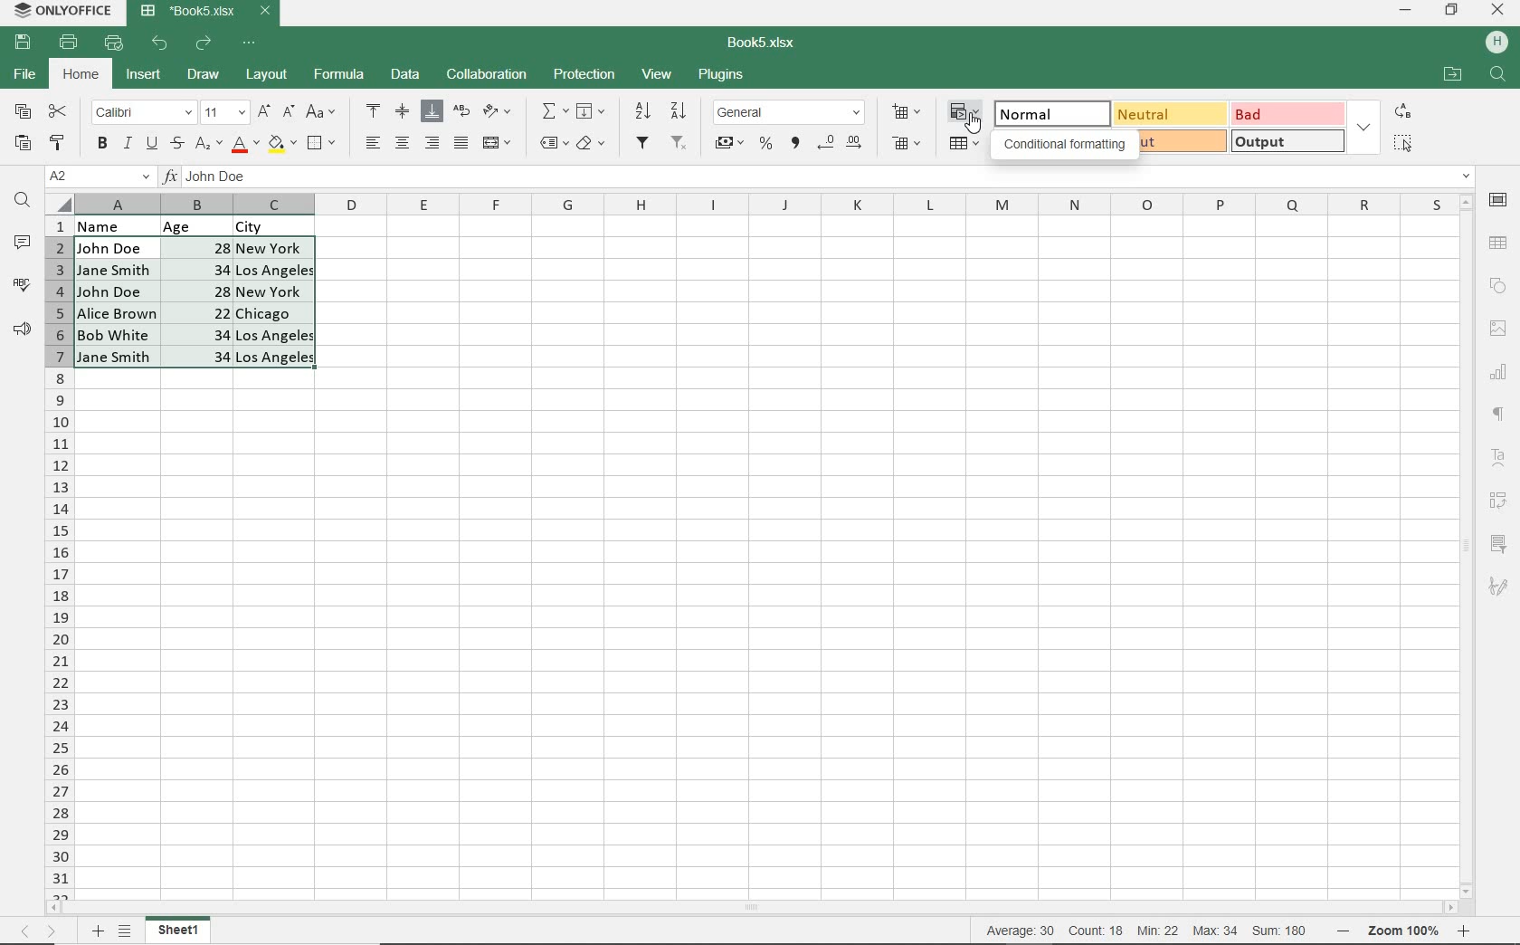  What do you see at coordinates (1498, 75) in the screenshot?
I see `Search` at bounding box center [1498, 75].